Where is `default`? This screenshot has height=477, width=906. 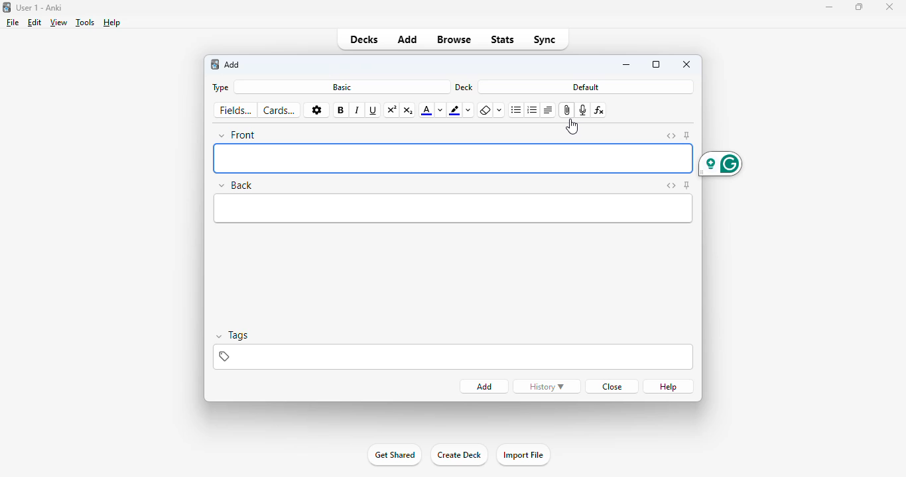
default is located at coordinates (586, 87).